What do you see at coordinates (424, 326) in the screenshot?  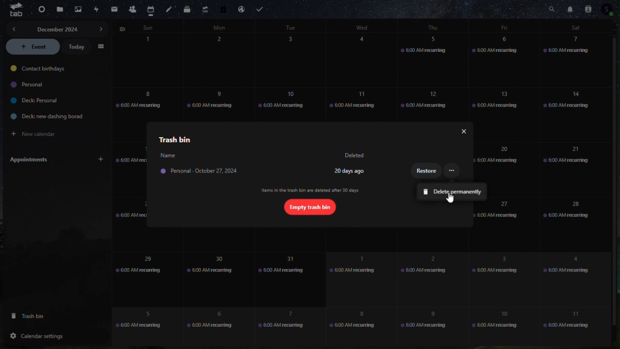 I see `9` at bounding box center [424, 326].